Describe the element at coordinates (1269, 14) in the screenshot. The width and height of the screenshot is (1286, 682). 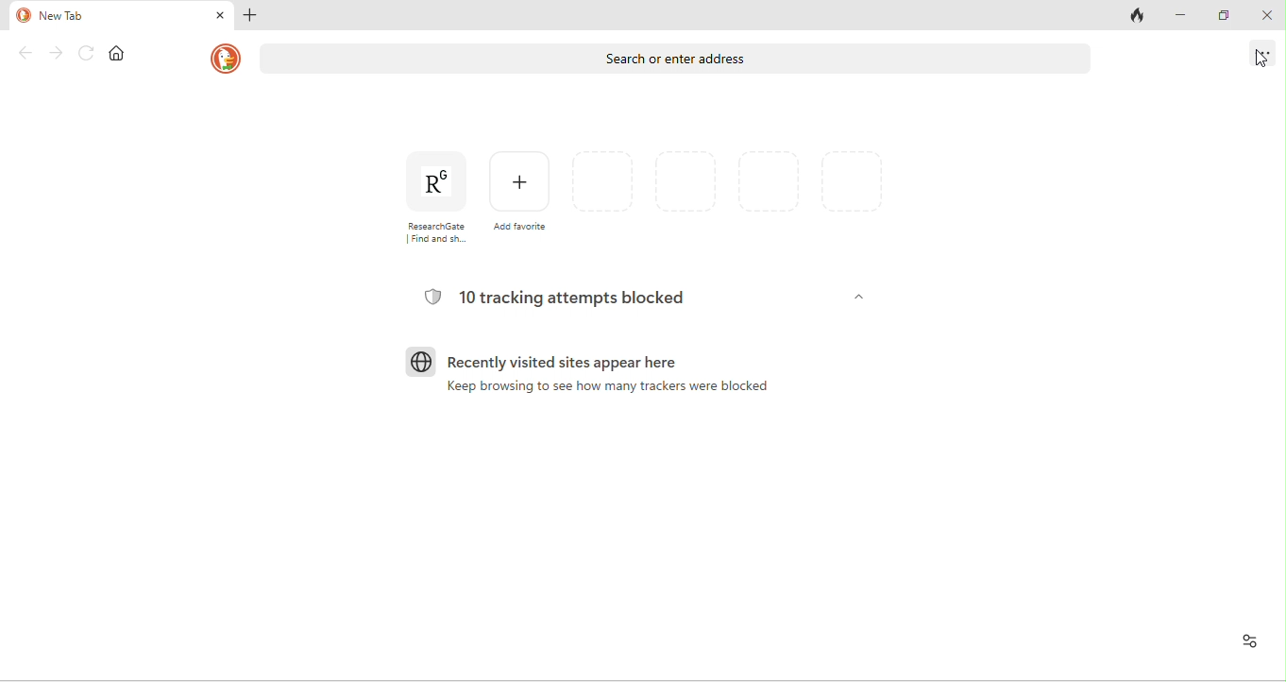
I see `close` at that location.